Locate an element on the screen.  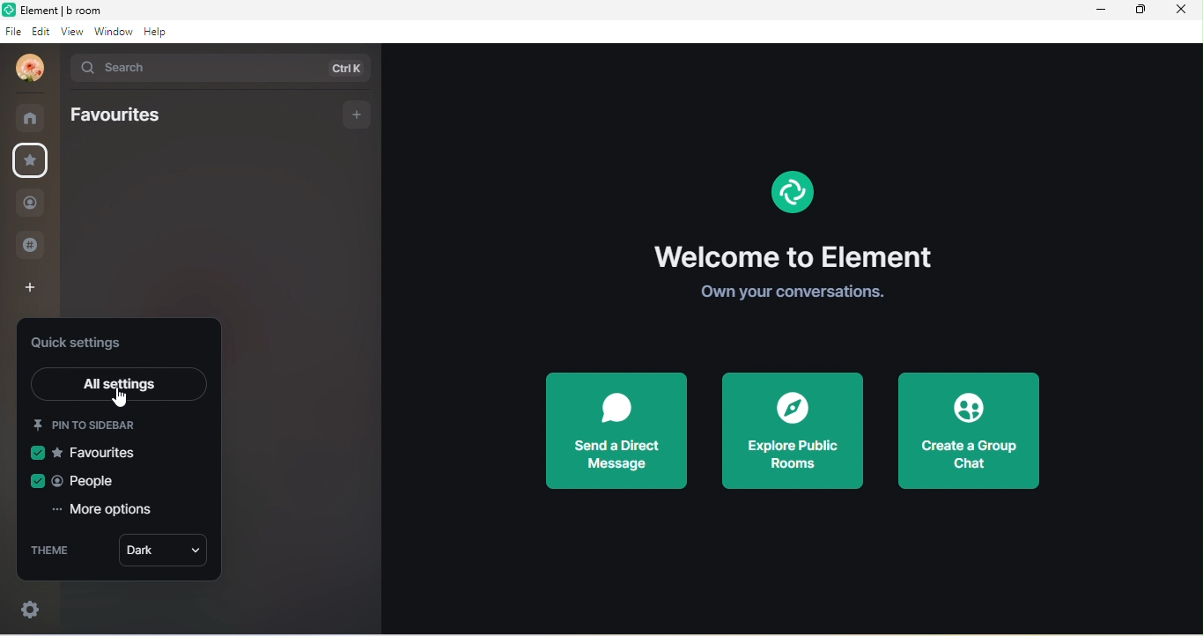
people is located at coordinates (77, 480).